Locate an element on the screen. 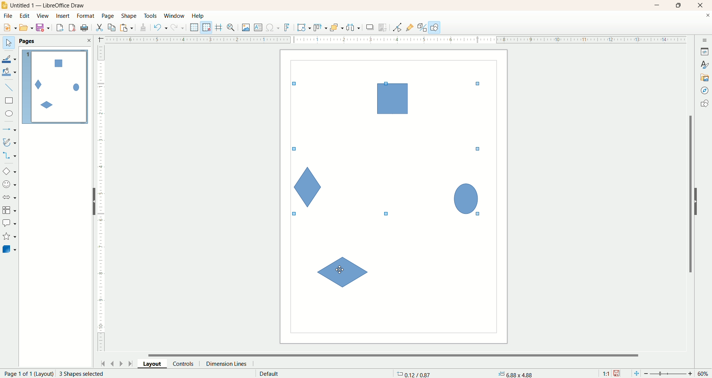 The height and width of the screenshot is (378, 712). cut is located at coordinates (99, 27).